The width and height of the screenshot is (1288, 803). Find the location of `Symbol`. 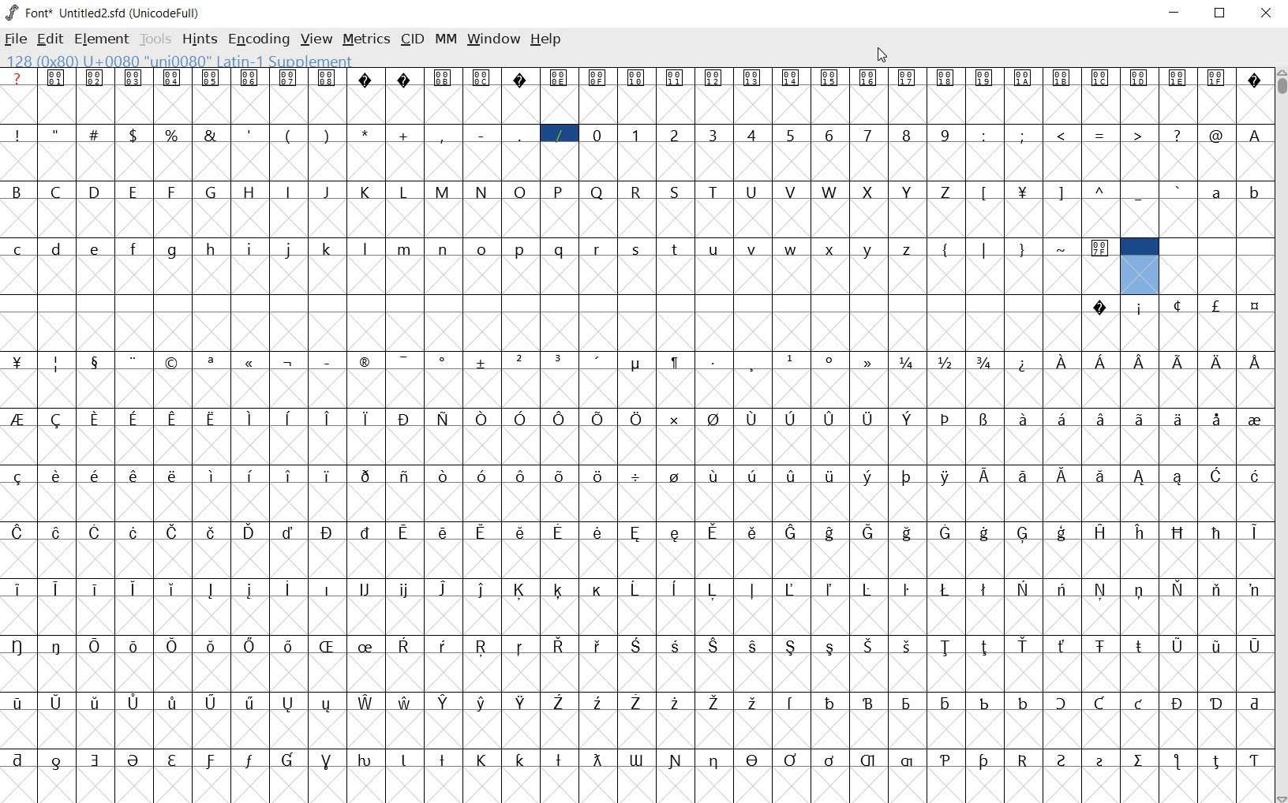

Symbol is located at coordinates (676, 646).